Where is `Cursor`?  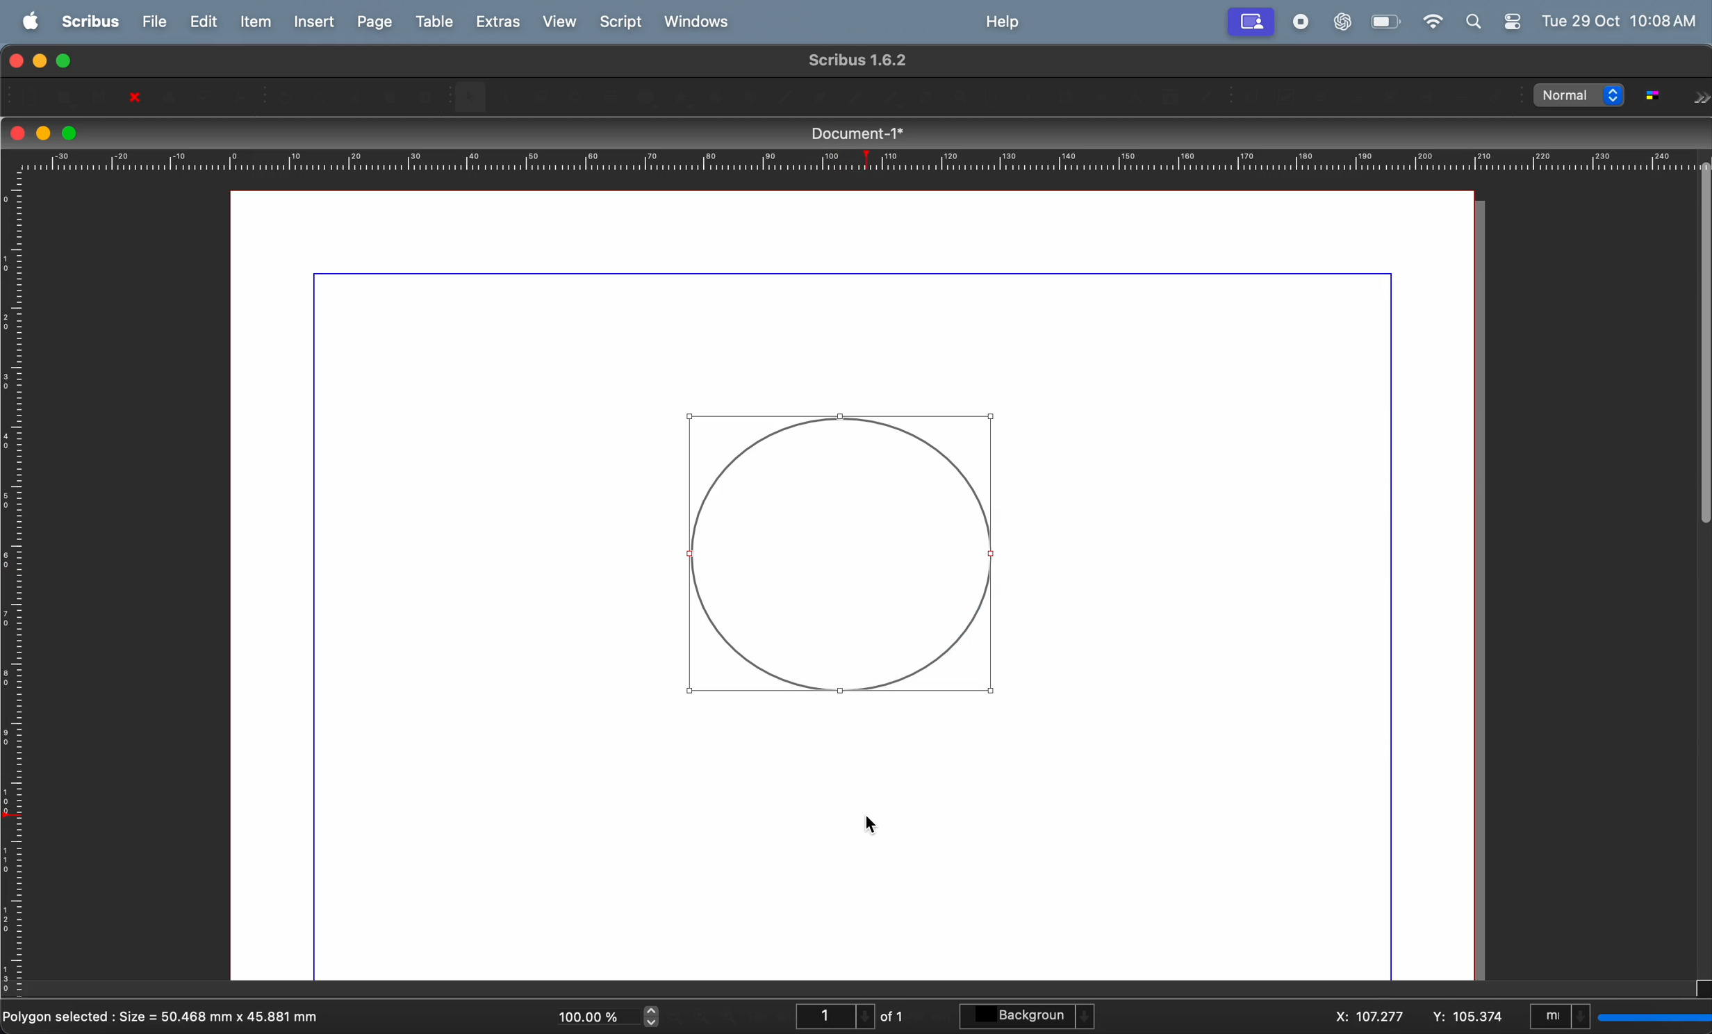
Cursor is located at coordinates (873, 826).